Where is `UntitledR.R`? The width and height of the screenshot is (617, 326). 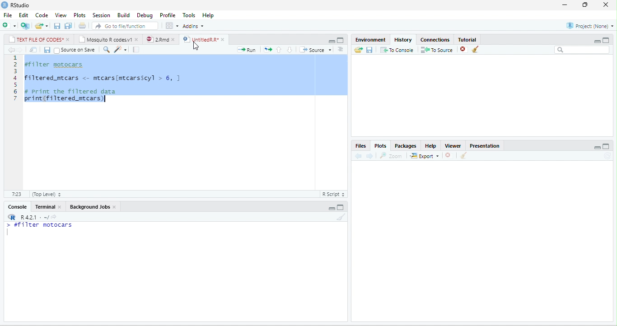 UntitledR.R is located at coordinates (199, 39).